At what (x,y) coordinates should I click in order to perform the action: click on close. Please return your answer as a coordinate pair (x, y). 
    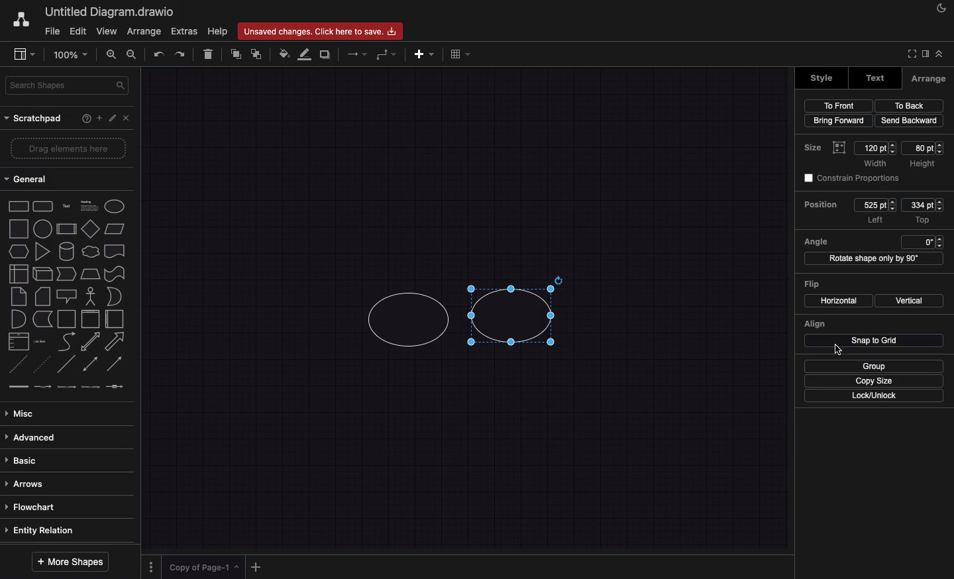
    Looking at the image, I should click on (127, 118).